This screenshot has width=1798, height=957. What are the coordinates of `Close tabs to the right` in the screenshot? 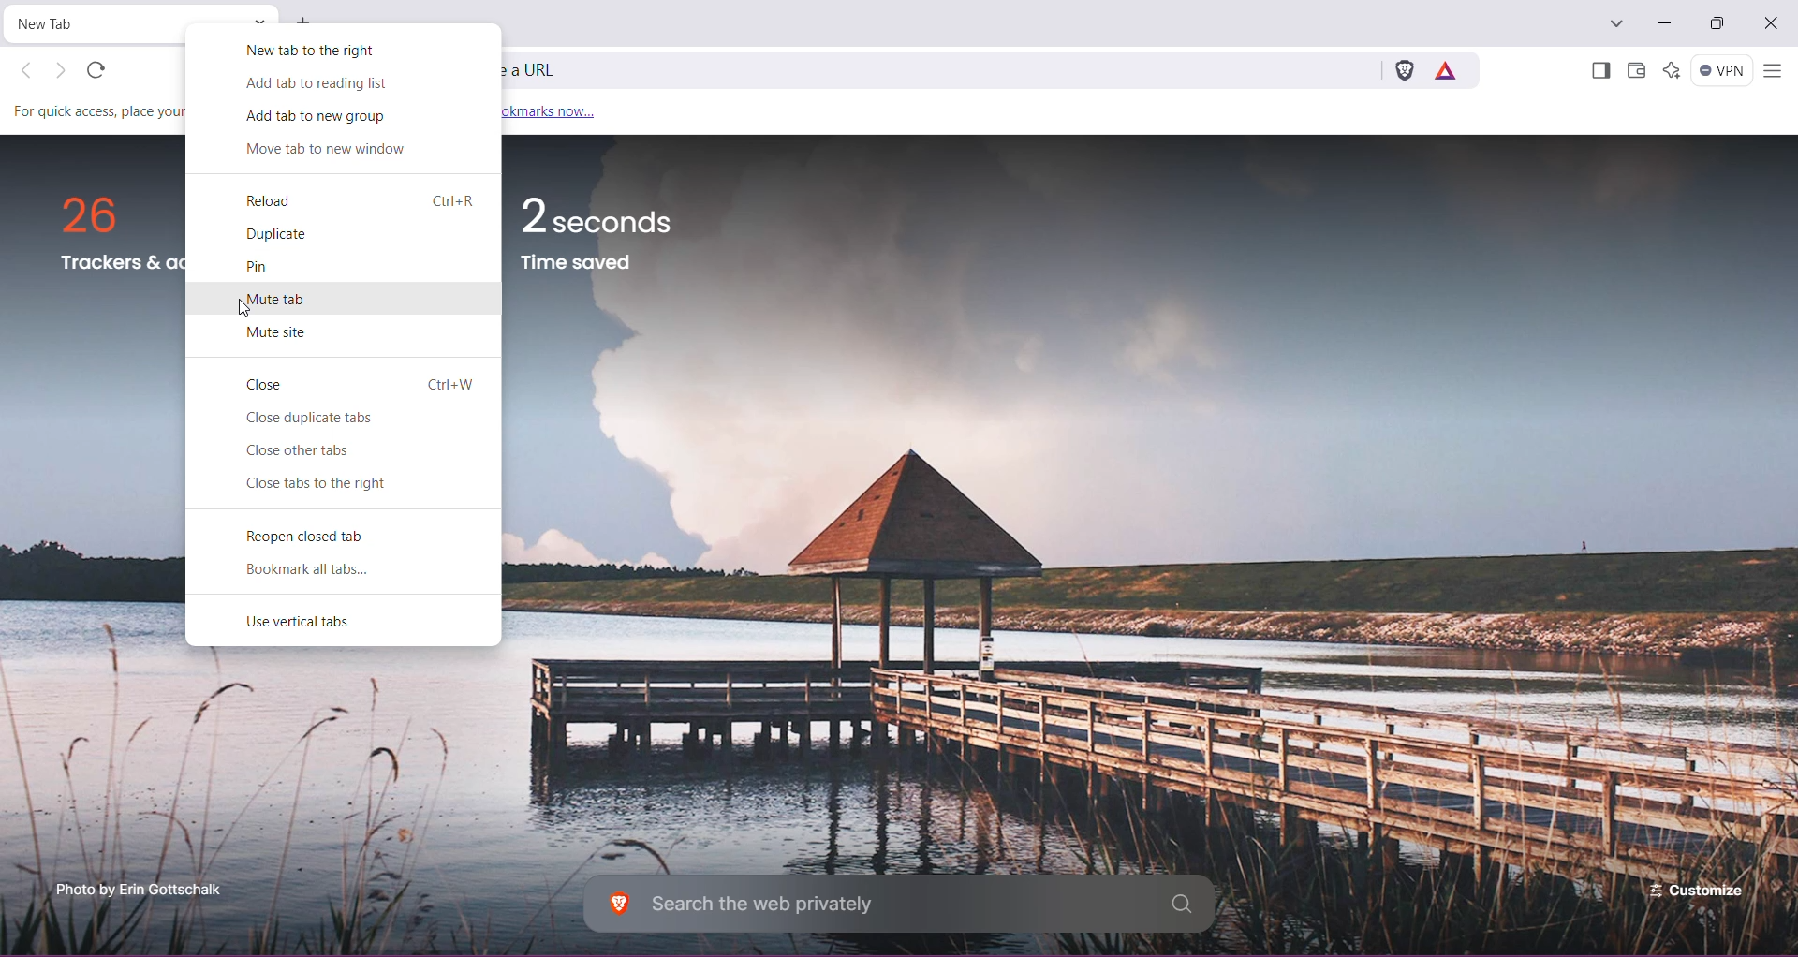 It's located at (311, 485).